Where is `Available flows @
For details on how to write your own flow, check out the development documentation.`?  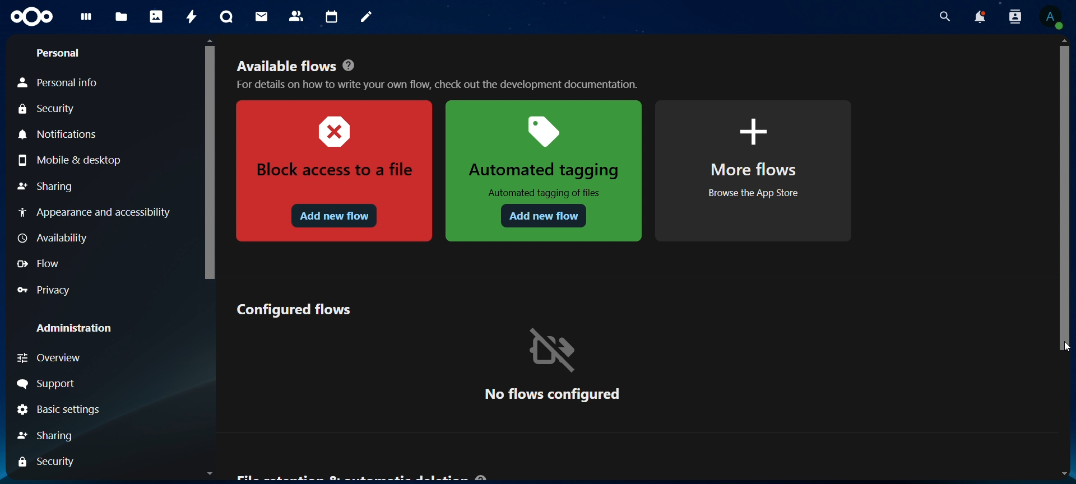
Available flows @
For details on how to write your own flow, check out the development documentation. is located at coordinates (439, 71).